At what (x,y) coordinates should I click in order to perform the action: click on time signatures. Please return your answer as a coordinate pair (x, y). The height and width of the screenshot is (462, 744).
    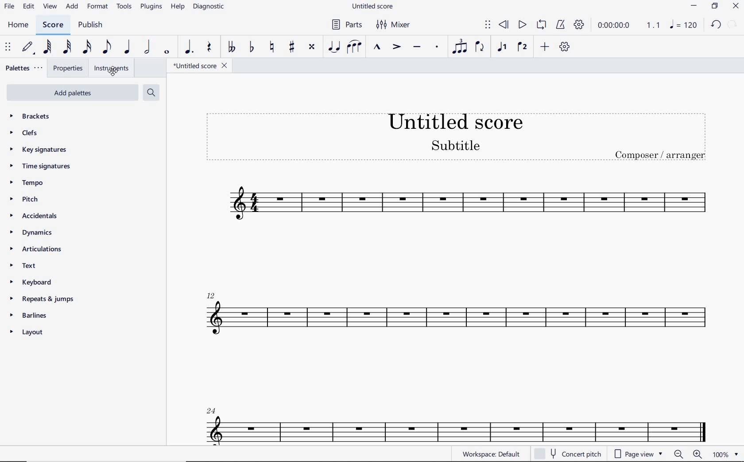
    Looking at the image, I should click on (43, 168).